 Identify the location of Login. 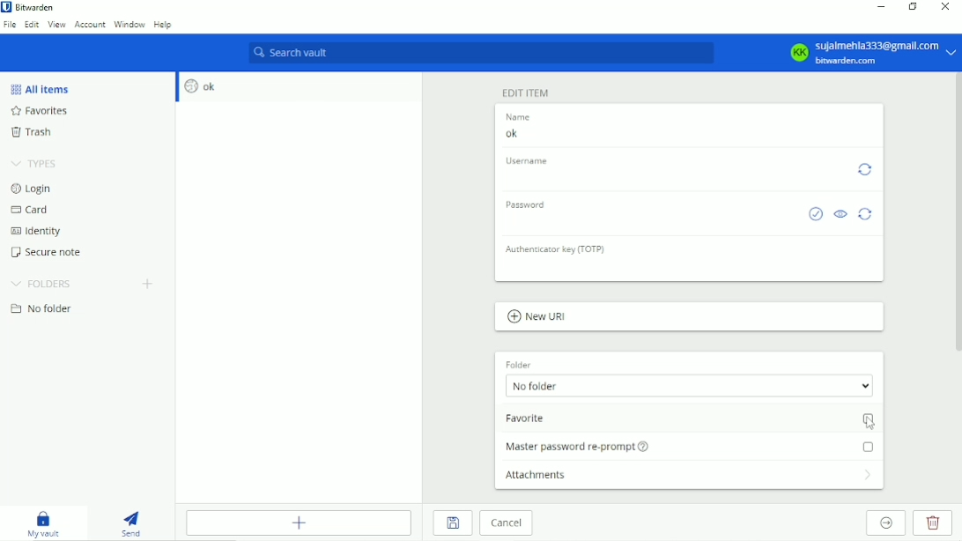
(33, 189).